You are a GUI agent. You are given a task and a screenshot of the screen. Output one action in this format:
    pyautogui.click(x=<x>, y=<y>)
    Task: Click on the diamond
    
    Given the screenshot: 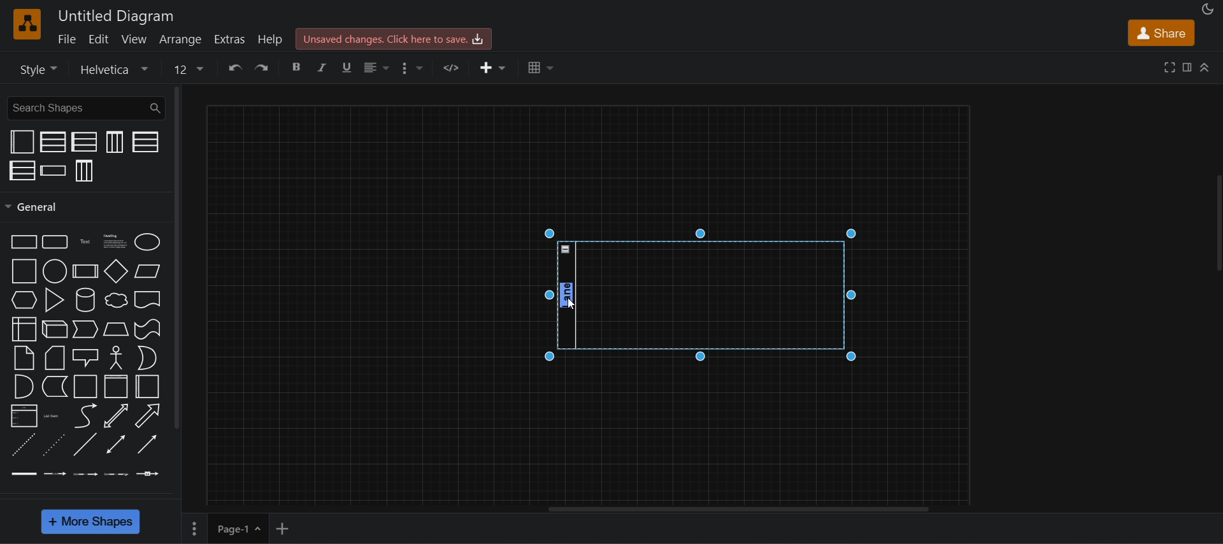 What is the action you would take?
    pyautogui.click(x=116, y=271)
    